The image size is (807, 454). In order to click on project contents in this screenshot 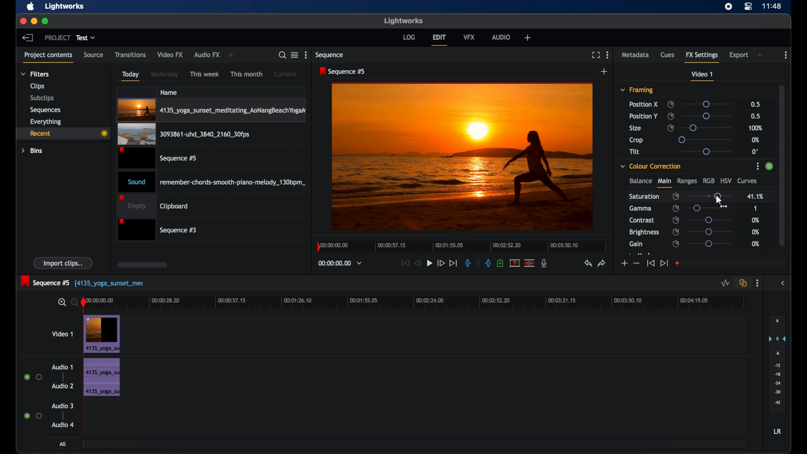, I will do `click(50, 57)`.